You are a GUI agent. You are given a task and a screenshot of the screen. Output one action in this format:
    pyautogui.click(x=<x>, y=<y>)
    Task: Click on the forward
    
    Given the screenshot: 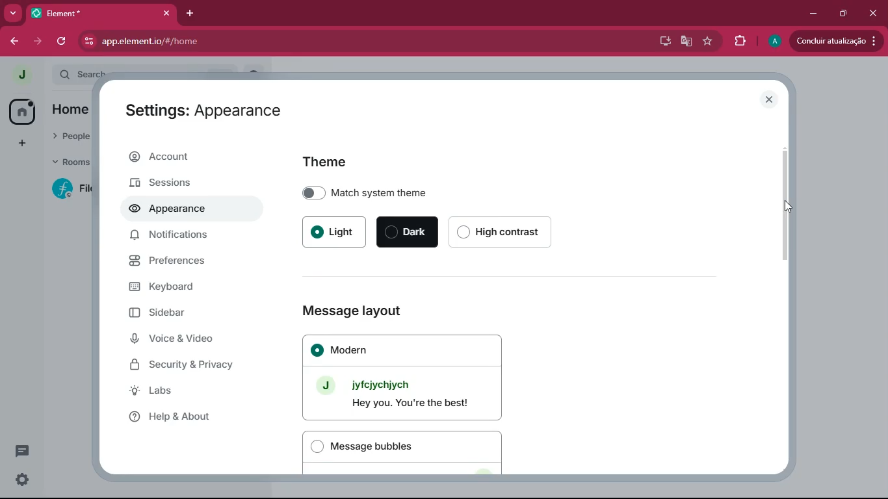 What is the action you would take?
    pyautogui.click(x=38, y=42)
    